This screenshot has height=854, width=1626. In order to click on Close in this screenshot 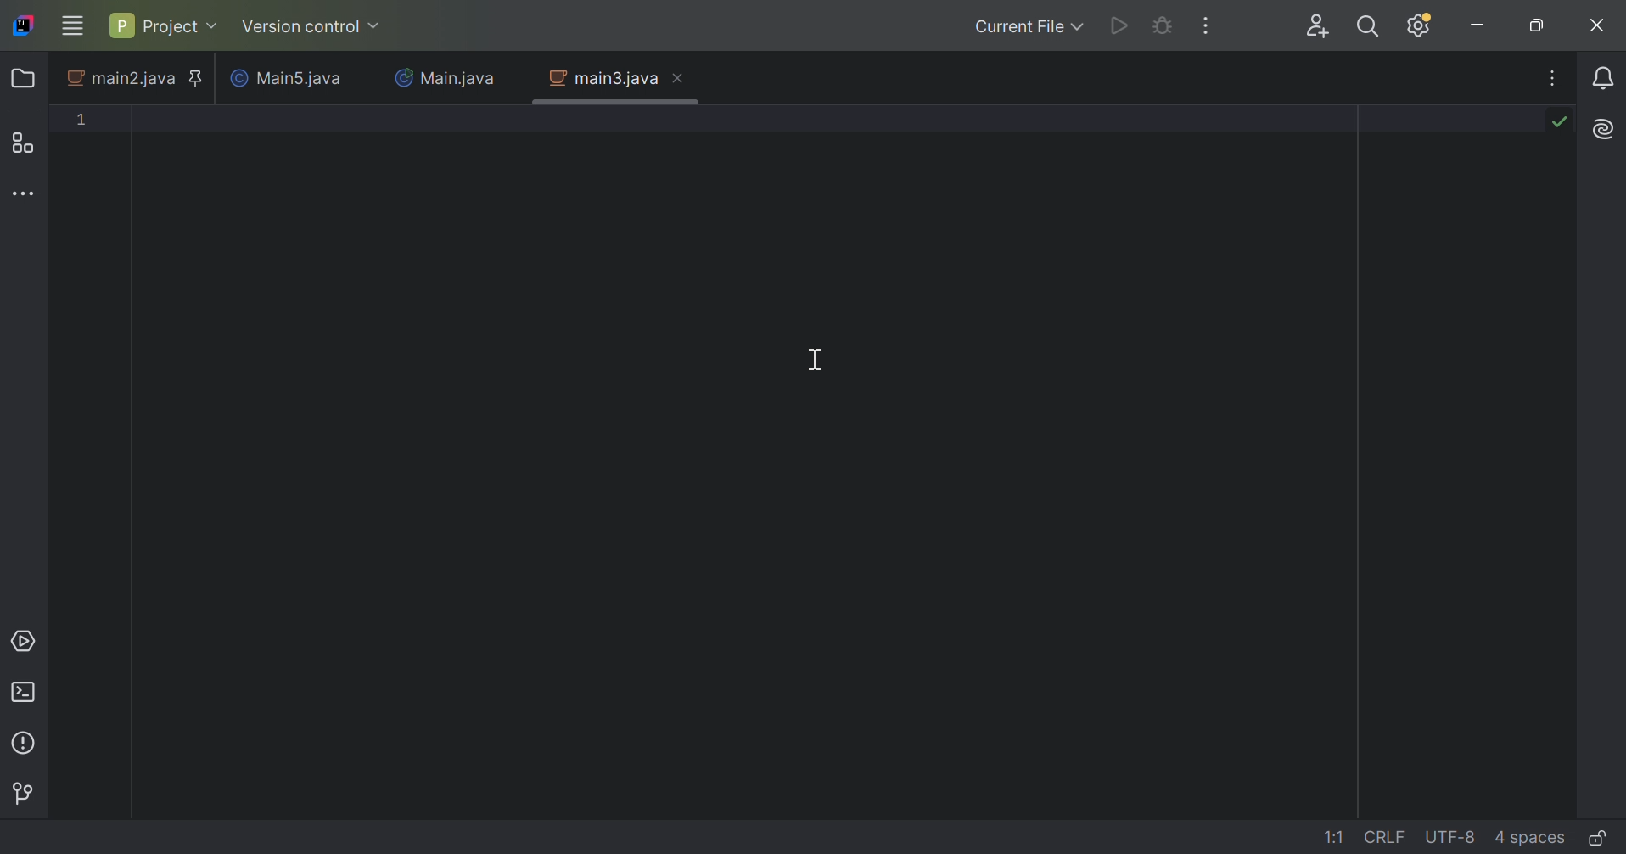, I will do `click(680, 79)`.